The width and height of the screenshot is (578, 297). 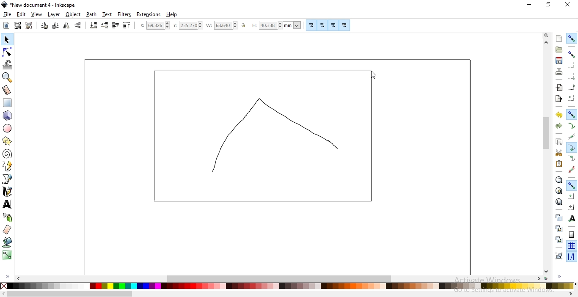 What do you see at coordinates (559, 141) in the screenshot?
I see `copy` at bounding box center [559, 141].